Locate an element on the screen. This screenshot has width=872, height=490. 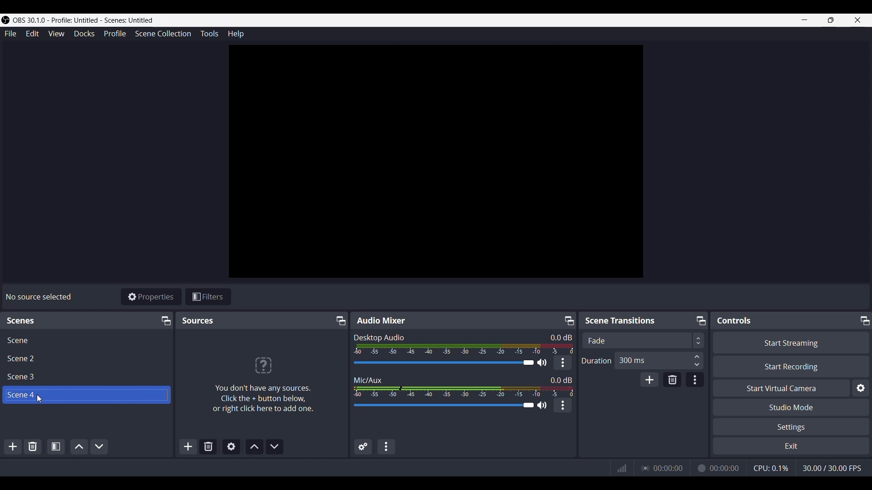
Move scene down is located at coordinates (99, 446).